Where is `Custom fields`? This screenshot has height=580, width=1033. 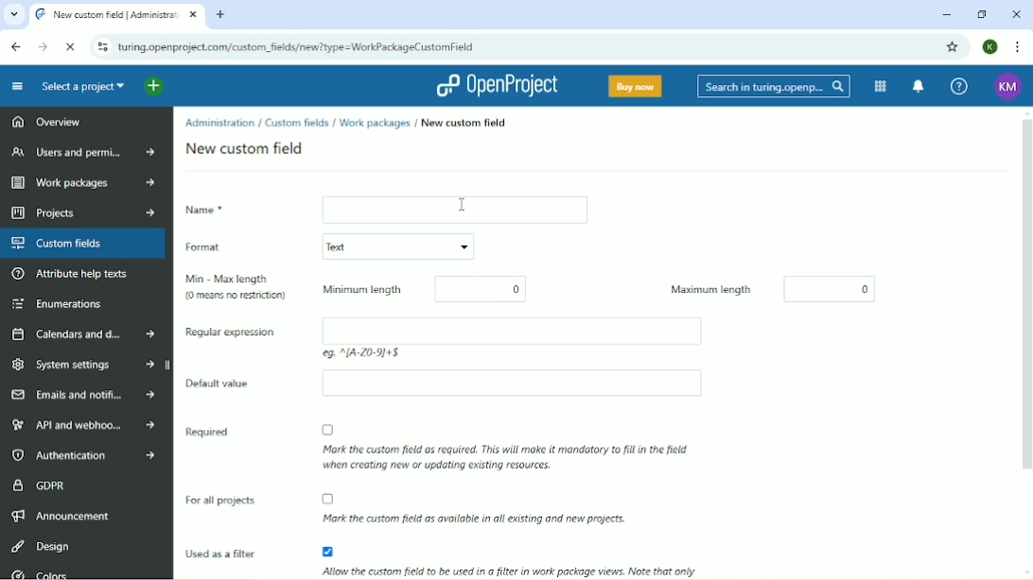 Custom fields is located at coordinates (84, 244).